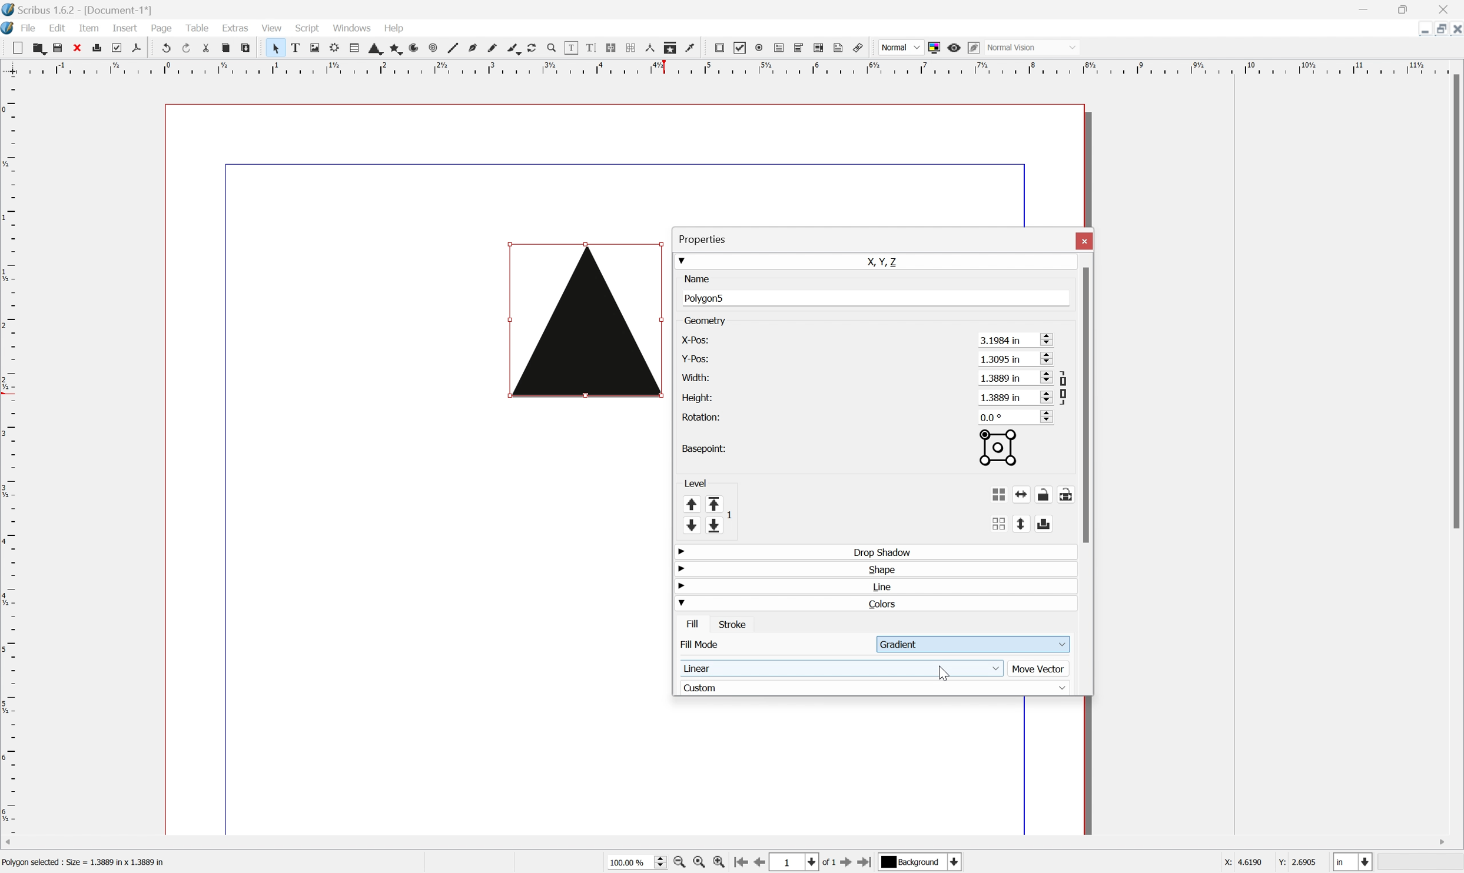 This screenshot has height=873, width=1464. What do you see at coordinates (888, 569) in the screenshot?
I see `Shape` at bounding box center [888, 569].